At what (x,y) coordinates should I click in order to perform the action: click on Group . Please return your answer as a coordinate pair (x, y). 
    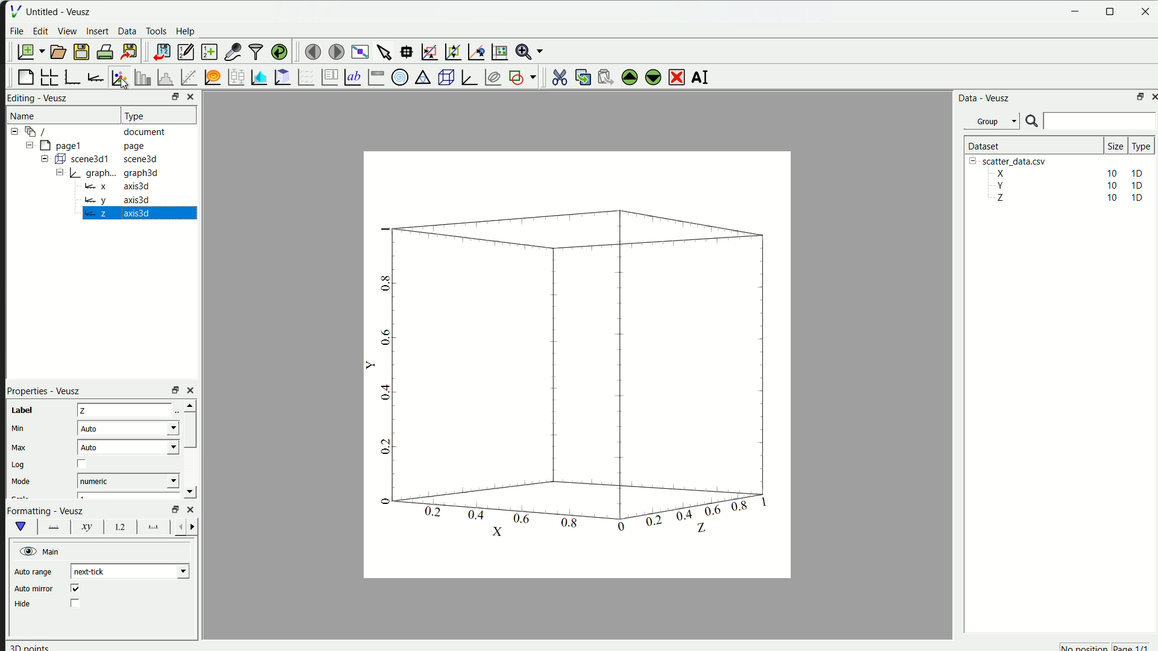
    Looking at the image, I should click on (992, 122).